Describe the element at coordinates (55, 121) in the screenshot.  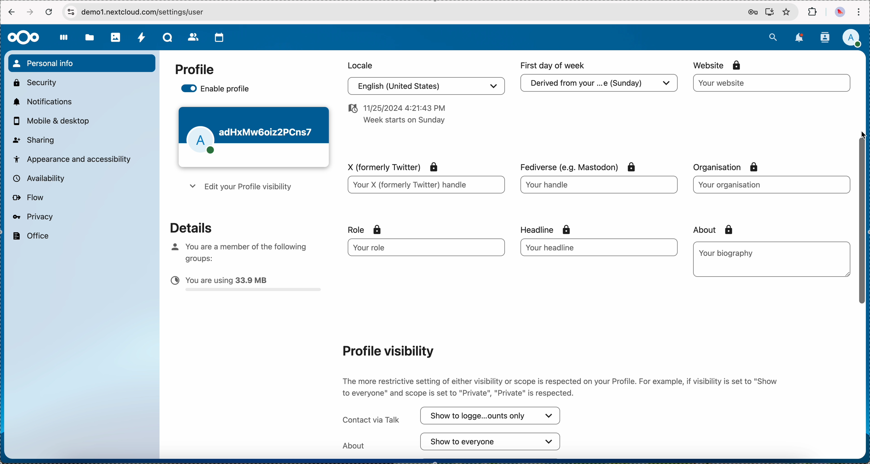
I see `mobile and desktop` at that location.